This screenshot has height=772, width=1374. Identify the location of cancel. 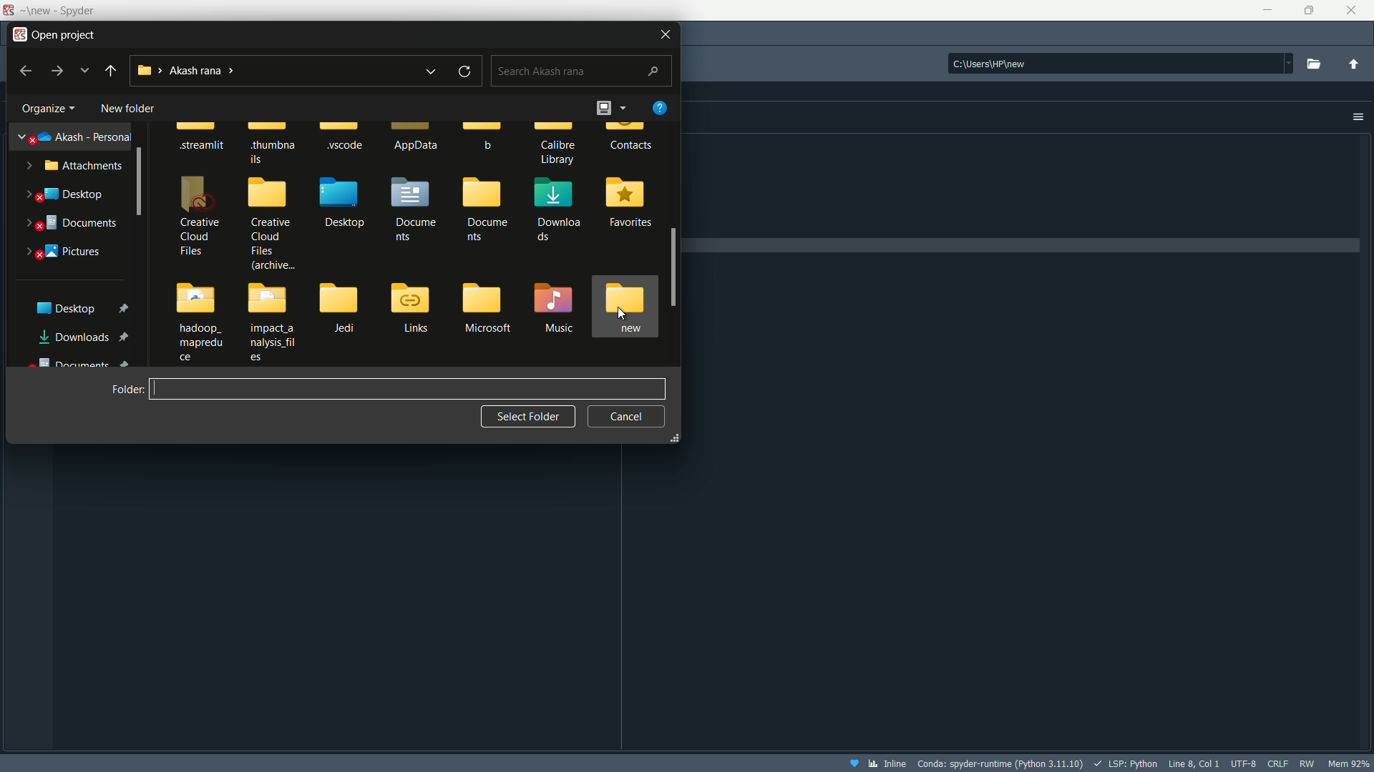
(627, 416).